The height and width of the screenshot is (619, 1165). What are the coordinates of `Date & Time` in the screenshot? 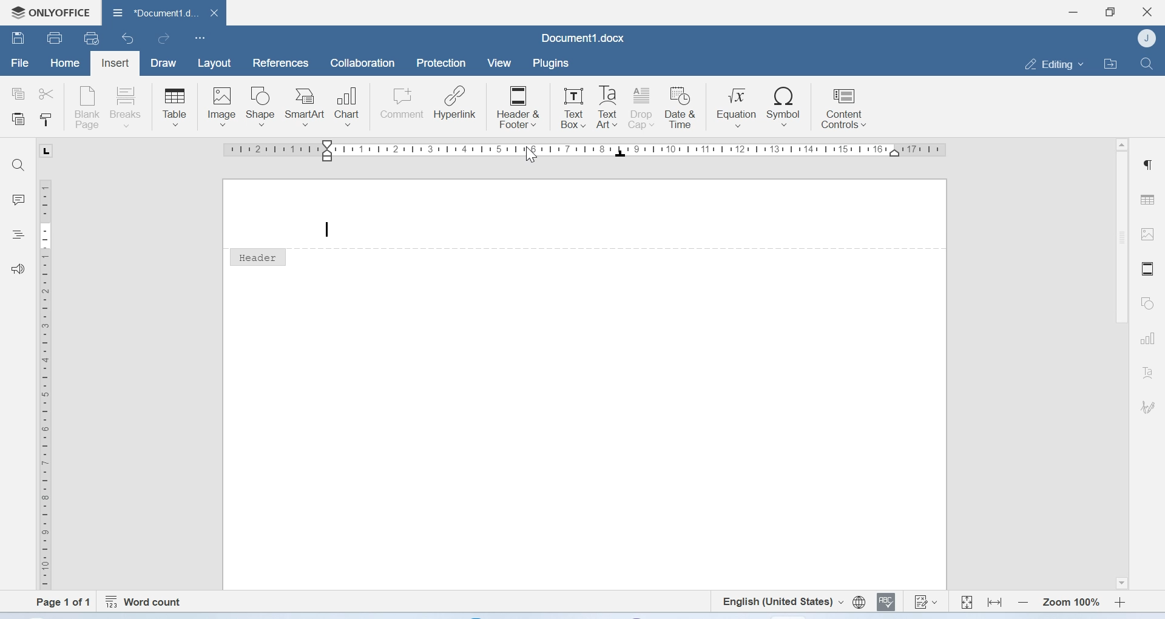 It's located at (683, 107).